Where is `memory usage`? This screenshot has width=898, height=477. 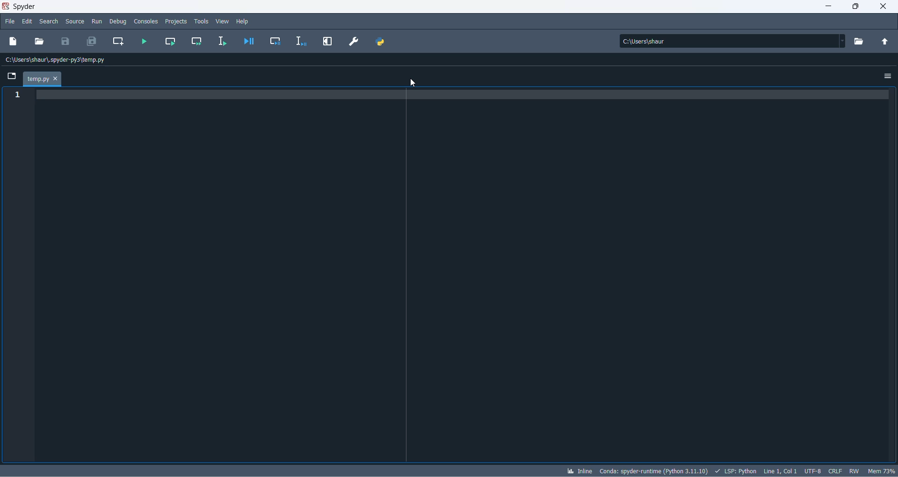
memory usage is located at coordinates (881, 470).